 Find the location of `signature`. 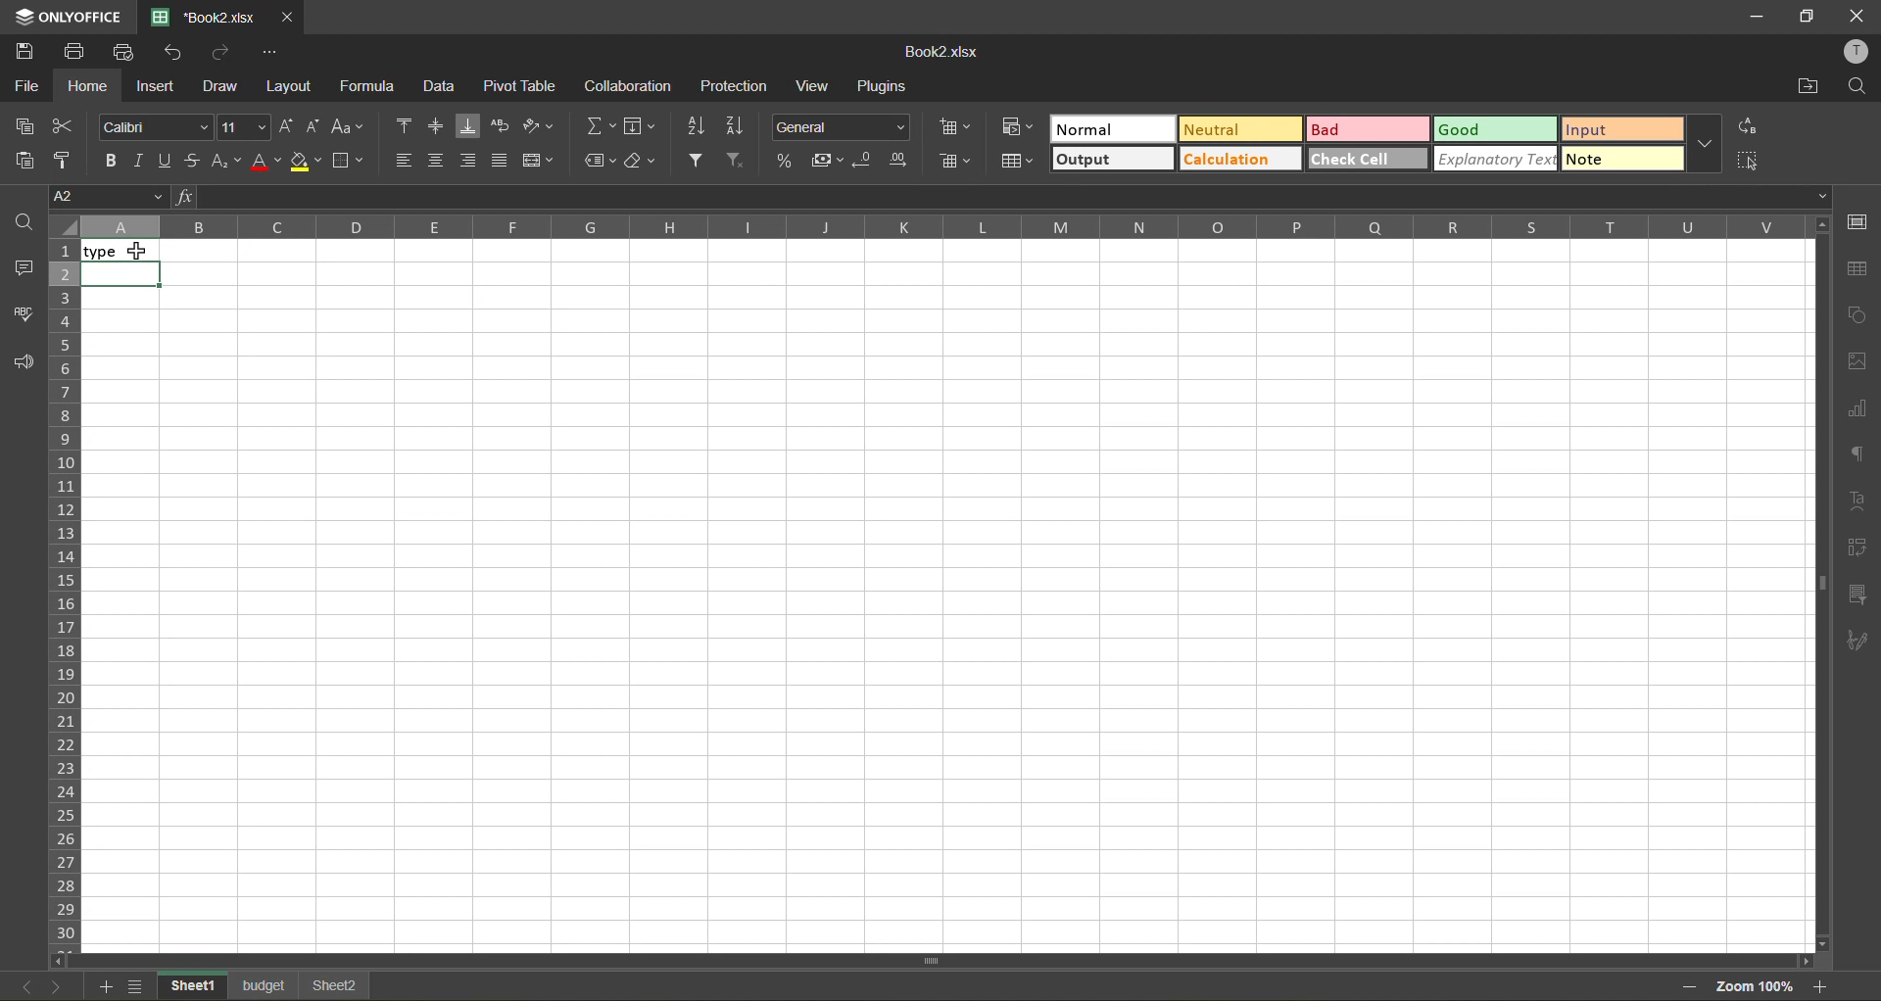

signature is located at coordinates (1859, 644).